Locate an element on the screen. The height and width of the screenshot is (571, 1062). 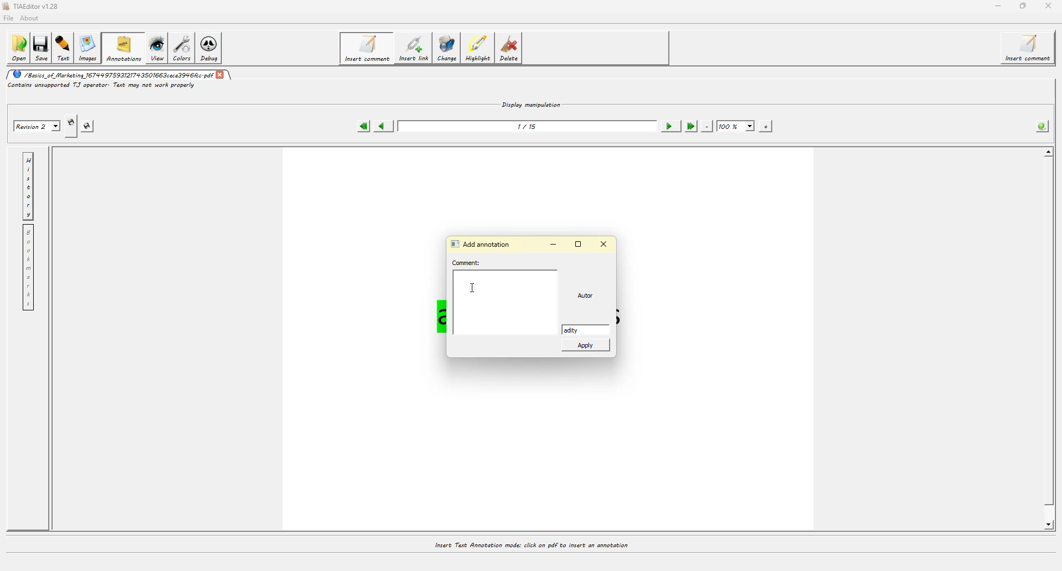
scroll down is located at coordinates (1045, 525).